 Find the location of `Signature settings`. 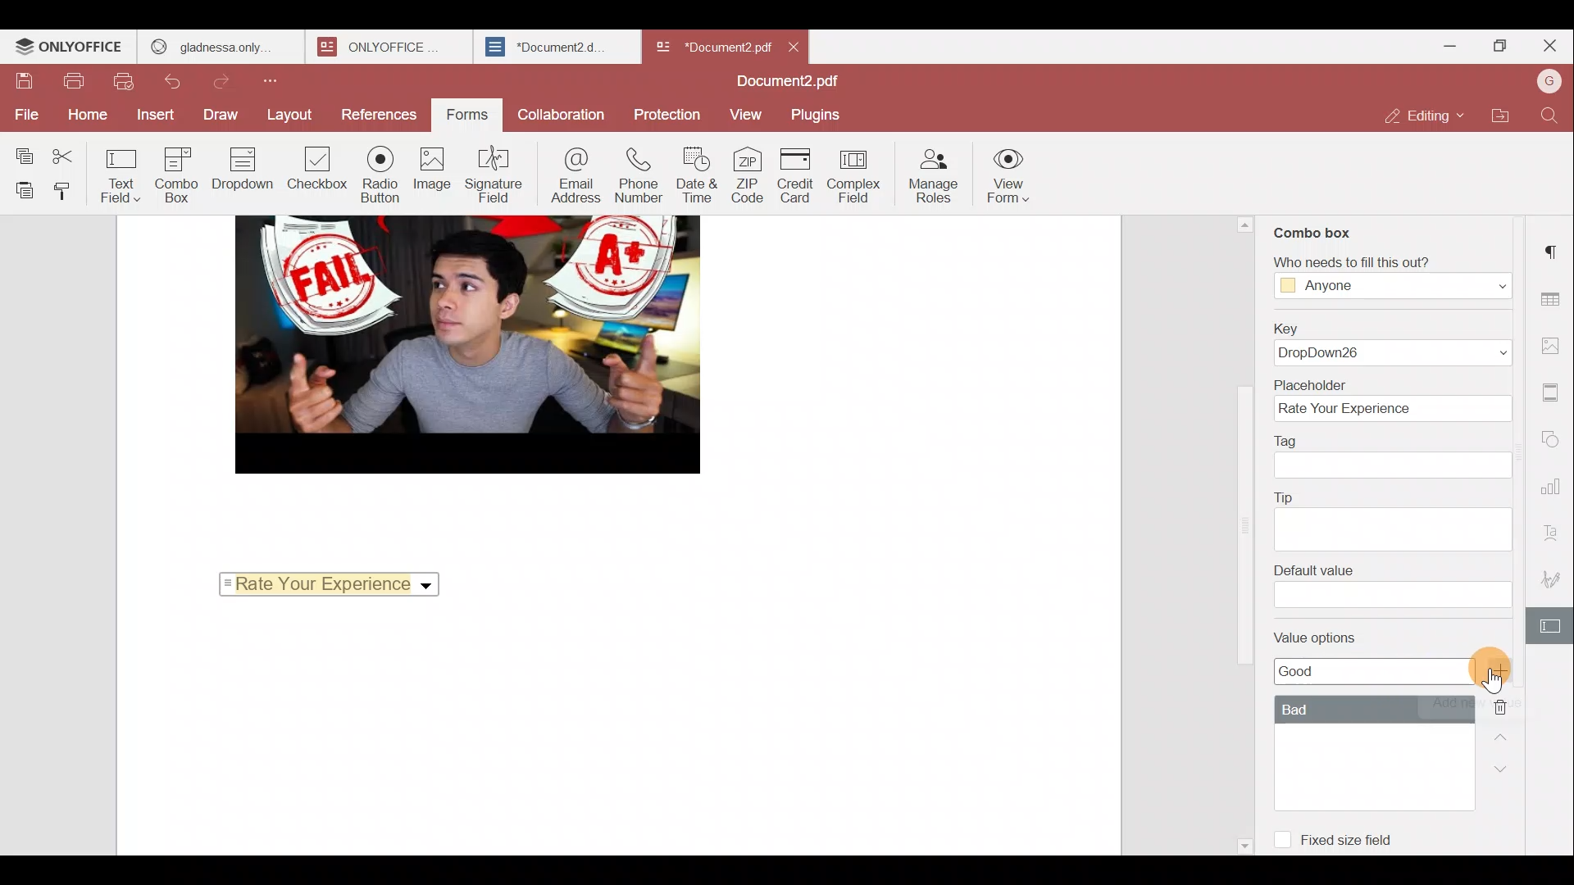

Signature settings is located at coordinates (1554, 575).